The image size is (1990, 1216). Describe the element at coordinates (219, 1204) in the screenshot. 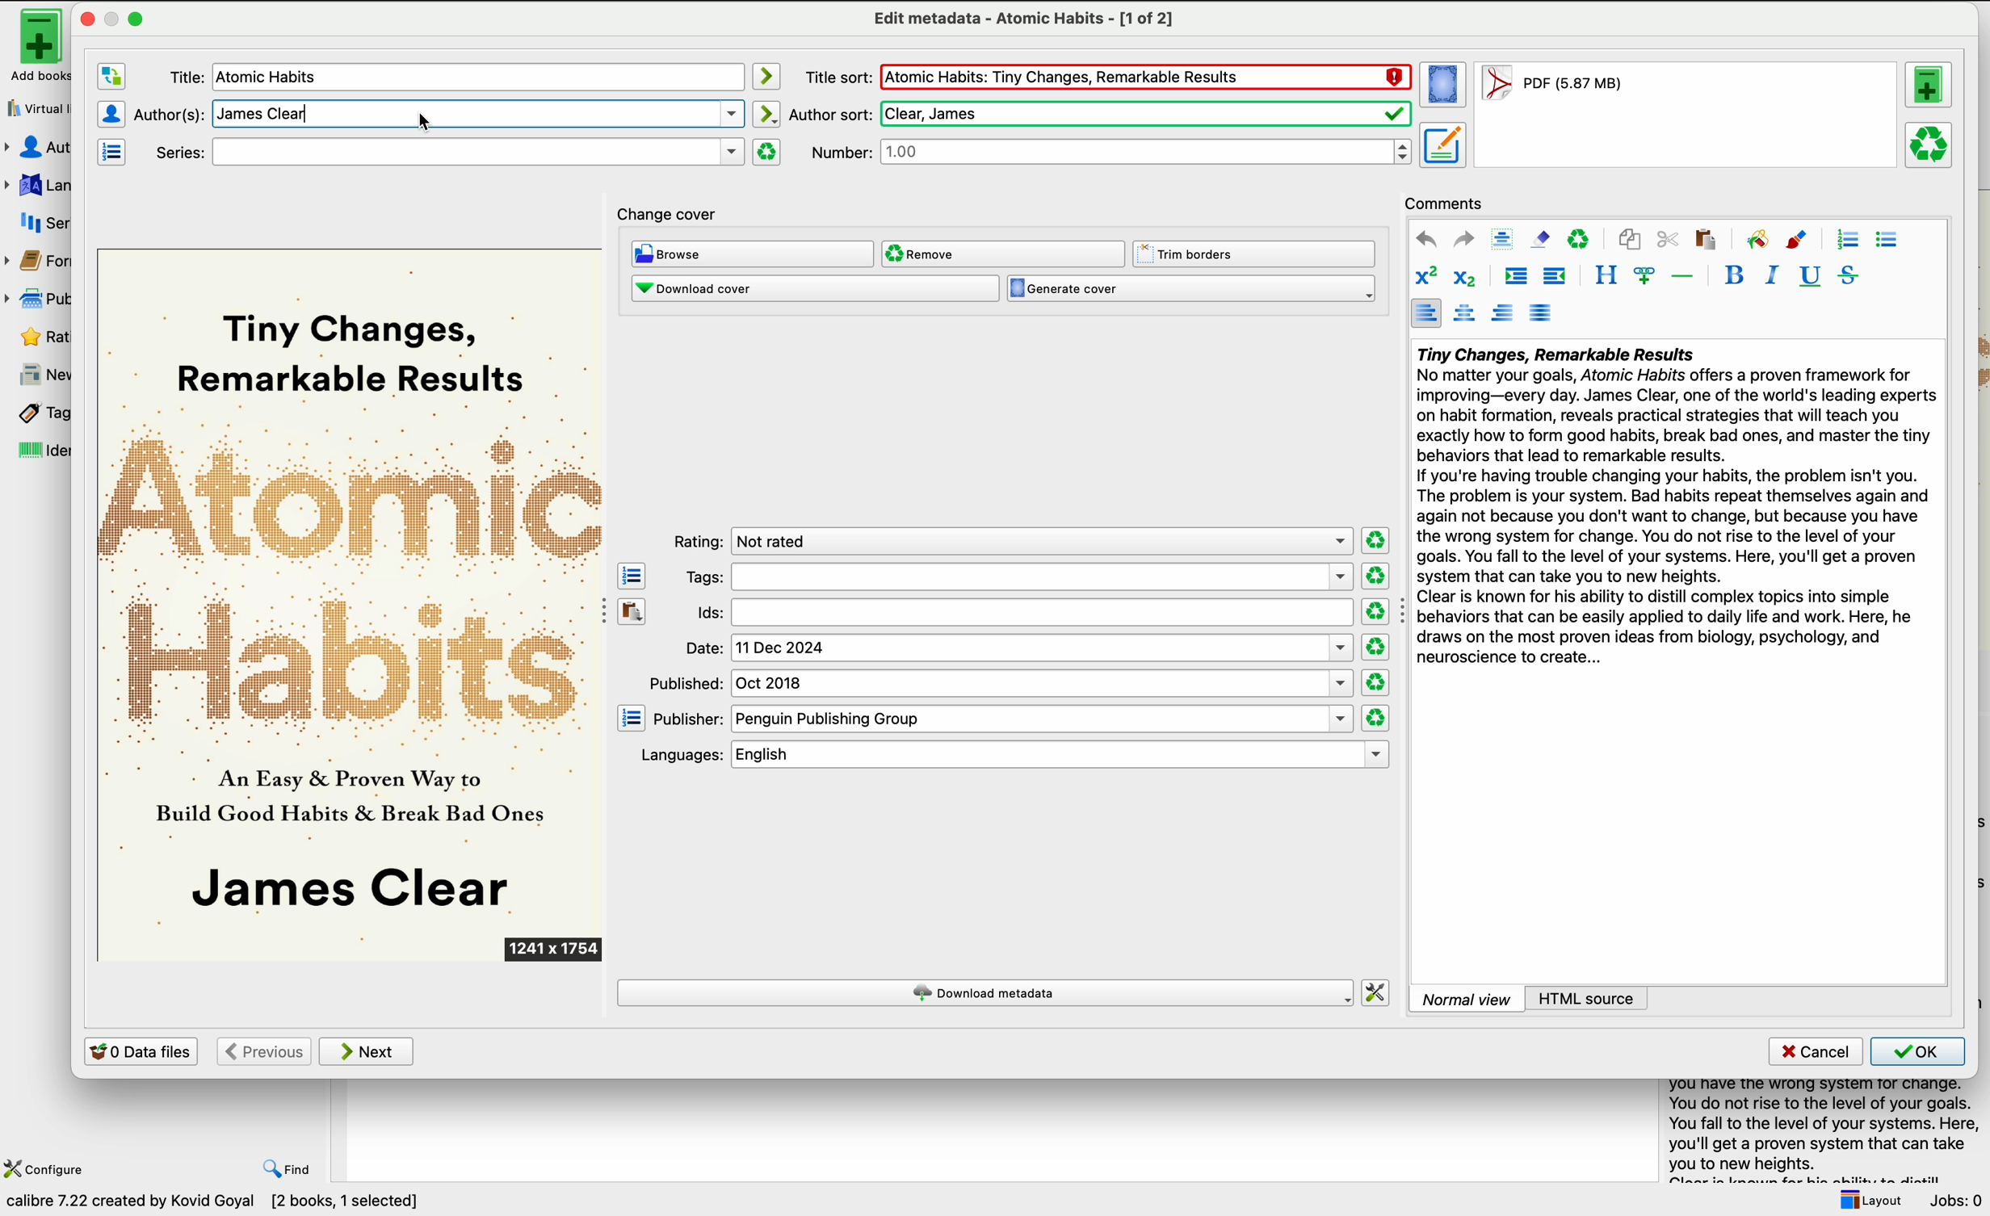

I see `data` at that location.